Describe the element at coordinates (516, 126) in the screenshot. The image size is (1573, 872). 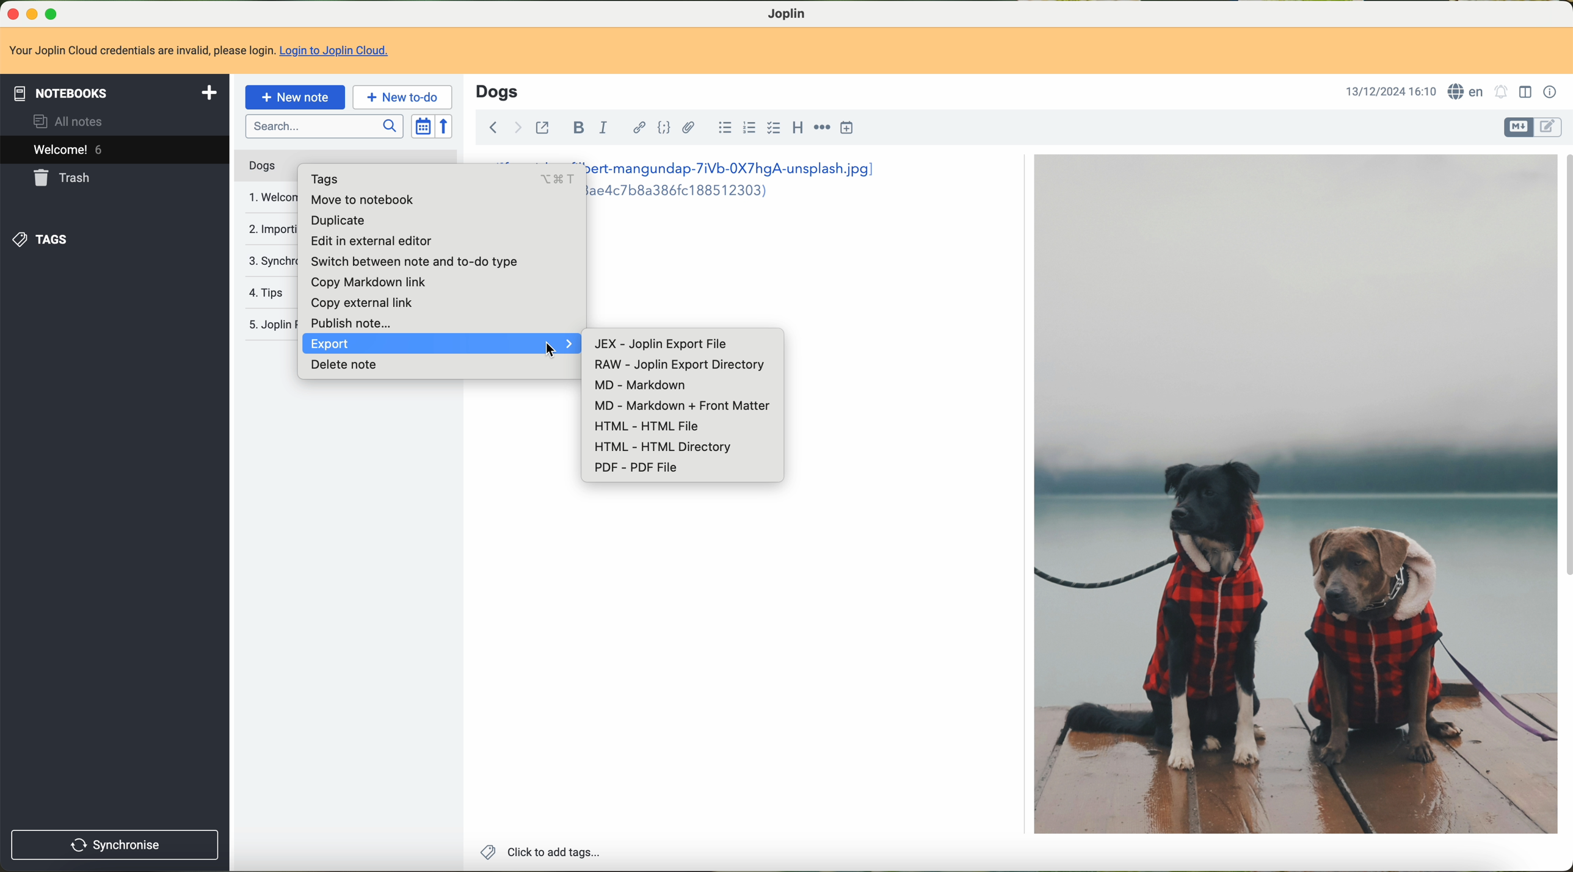
I see `navigate foward arrow` at that location.